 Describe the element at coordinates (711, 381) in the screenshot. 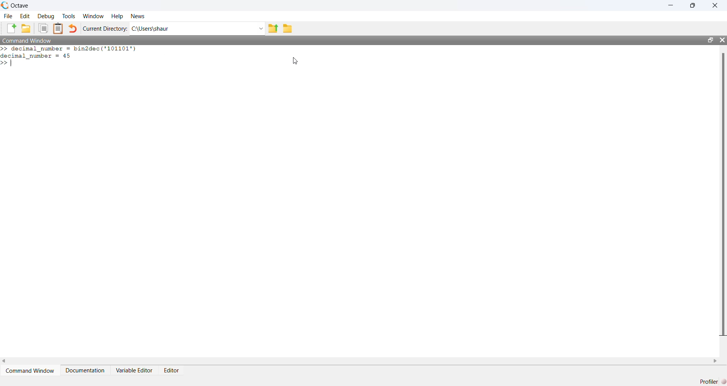

I see `Profiler` at that location.